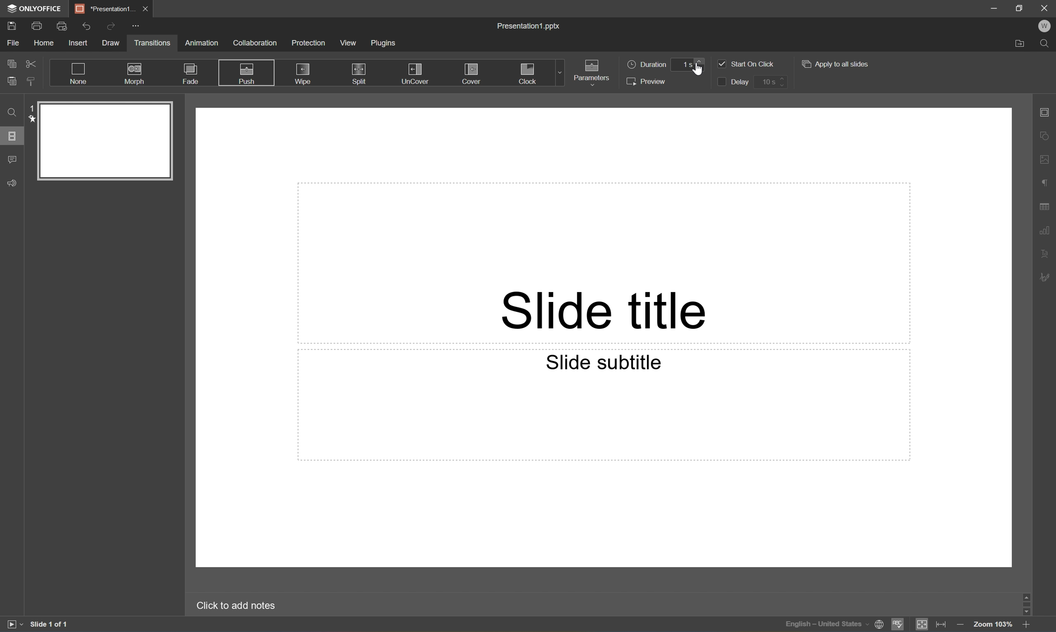 The width and height of the screenshot is (1056, 632). Describe the element at coordinates (1046, 233) in the screenshot. I see `Chart settings` at that location.